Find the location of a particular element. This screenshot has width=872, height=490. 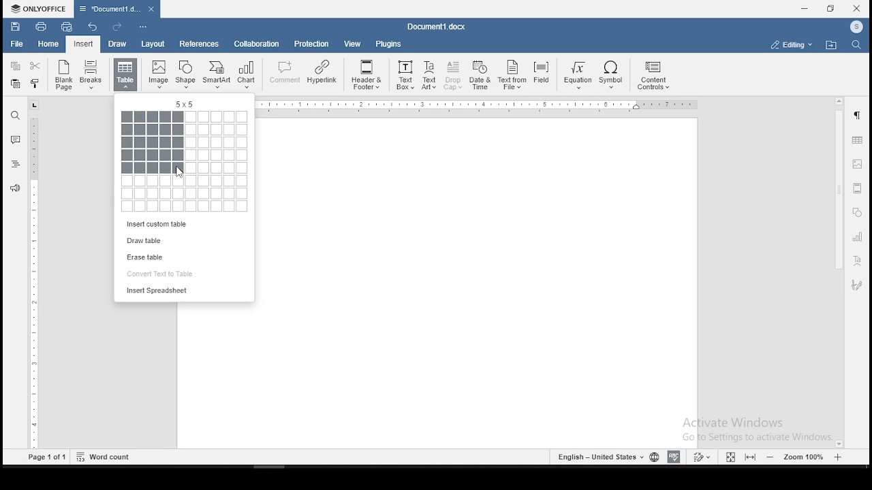

comment is located at coordinates (283, 72).